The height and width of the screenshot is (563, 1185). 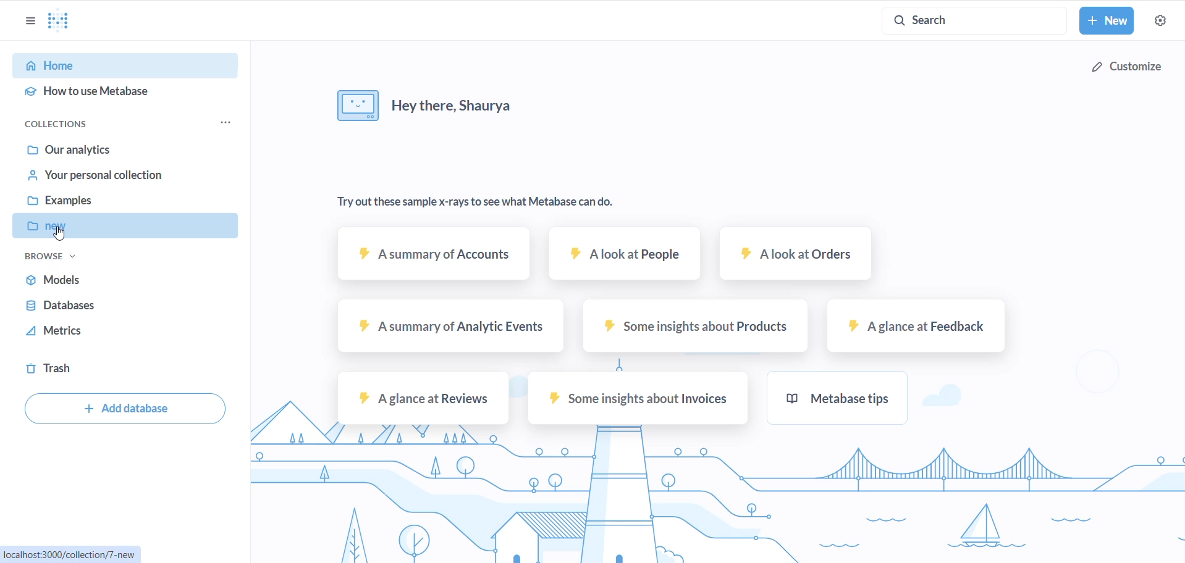 What do you see at coordinates (1160, 21) in the screenshot?
I see `SETTINGS` at bounding box center [1160, 21].